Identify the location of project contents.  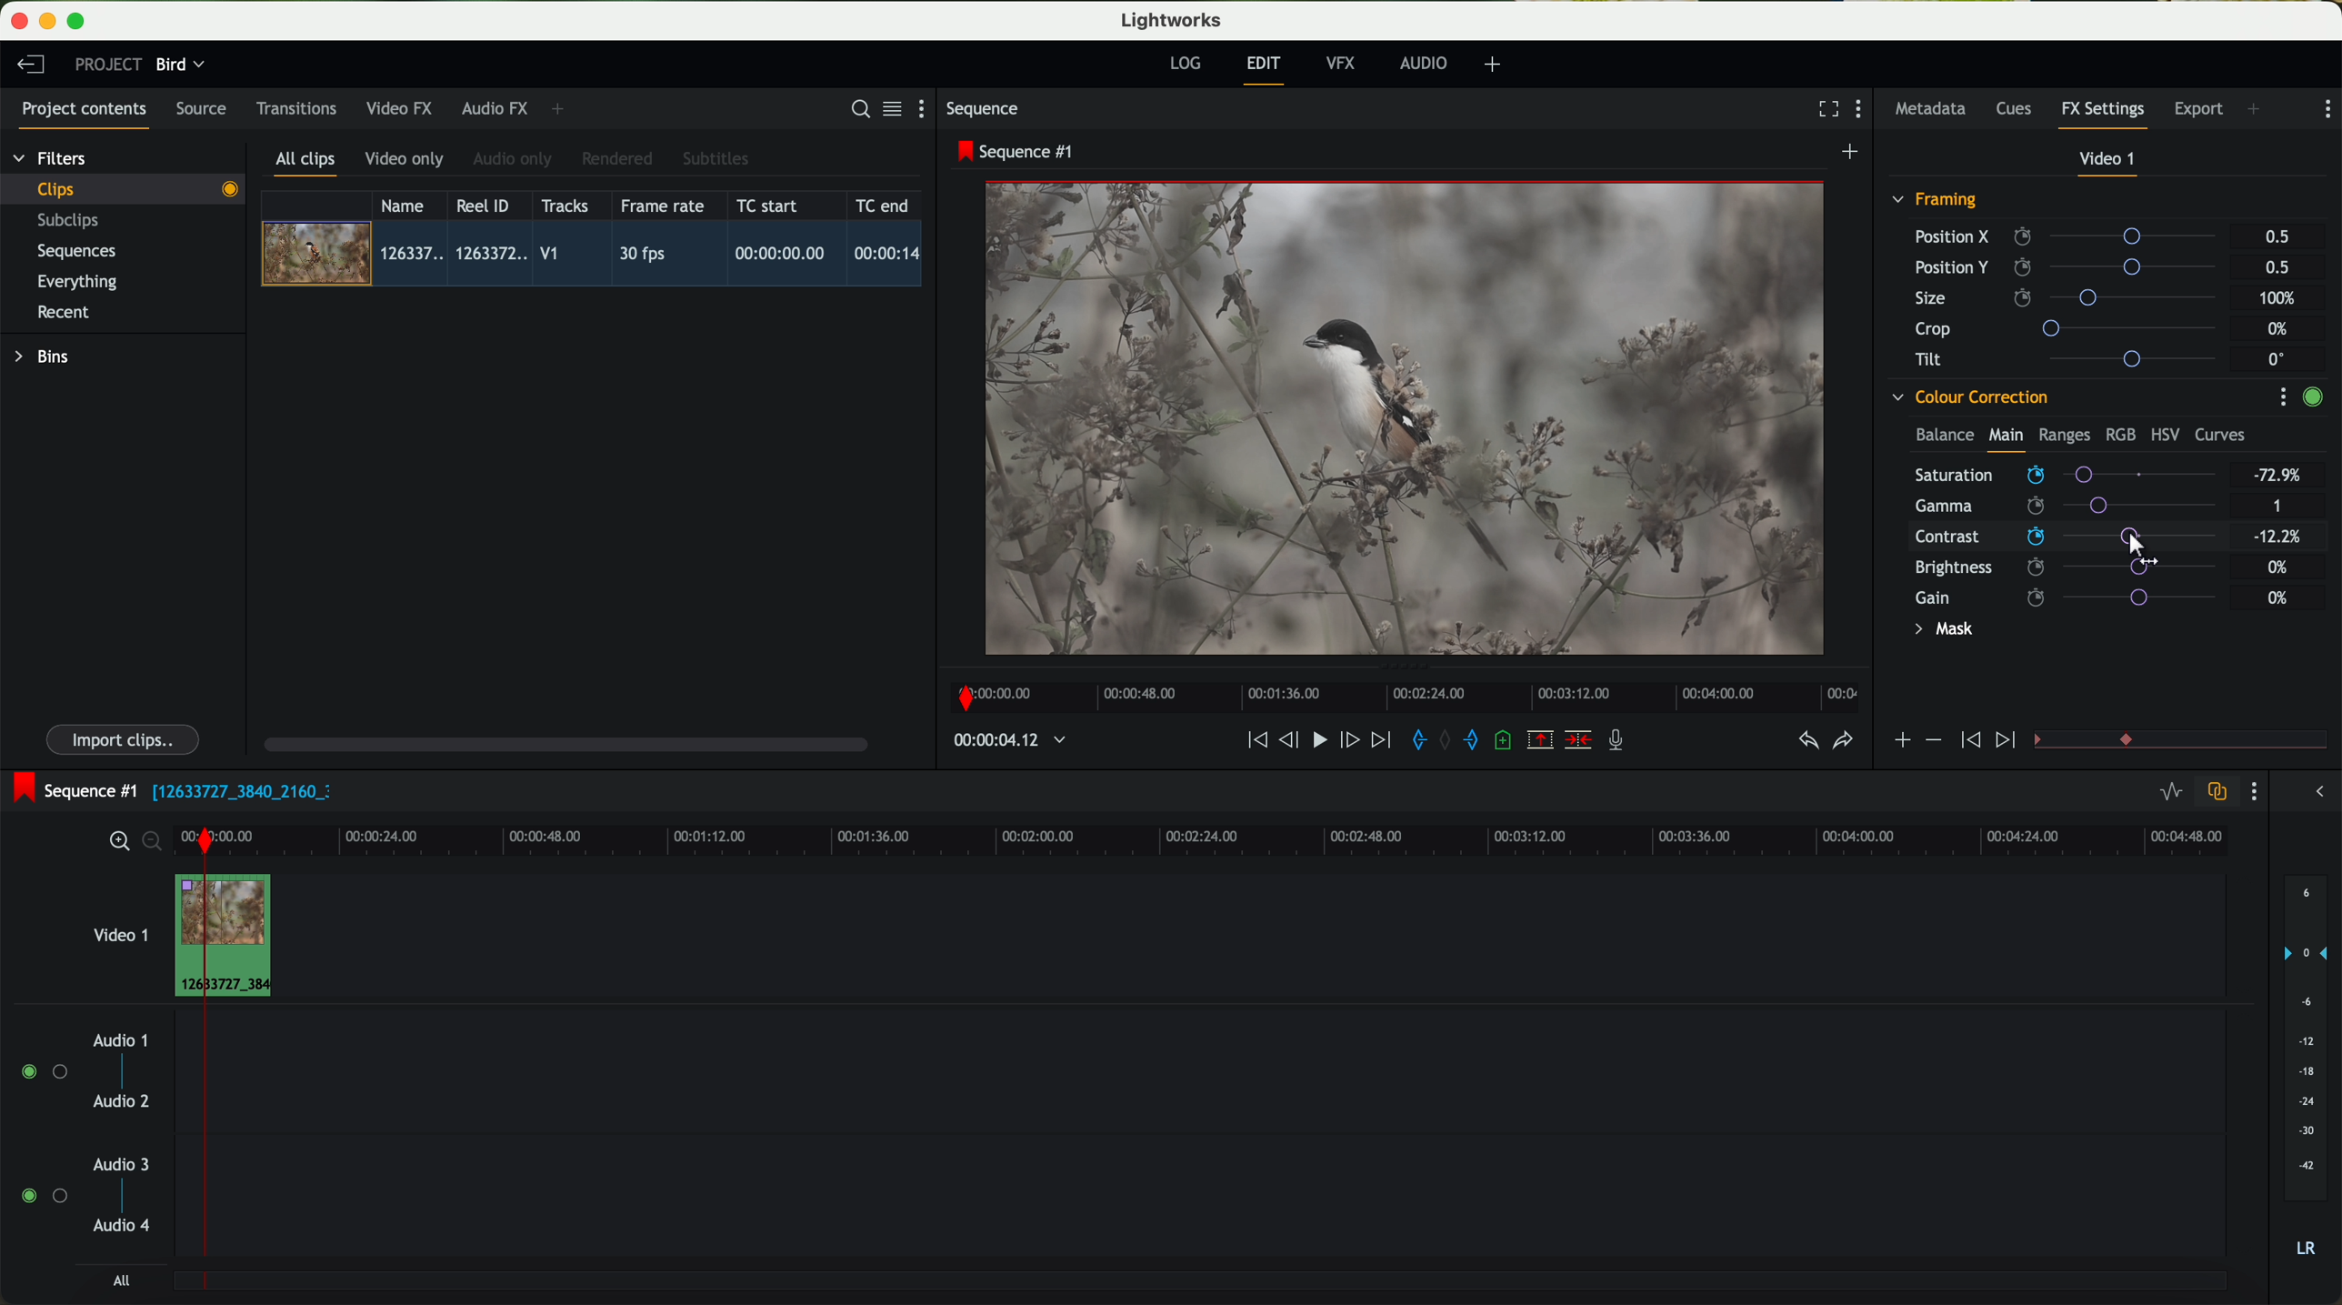
(85, 115).